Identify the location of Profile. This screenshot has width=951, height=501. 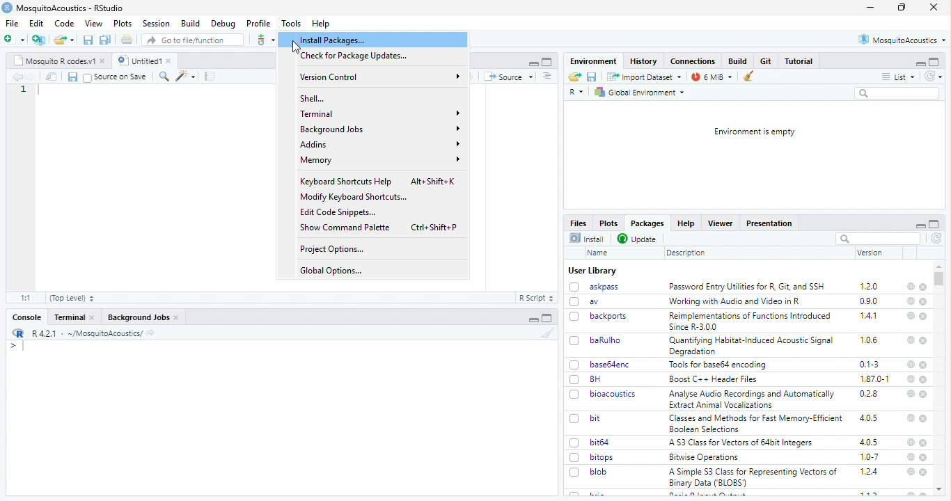
(260, 24).